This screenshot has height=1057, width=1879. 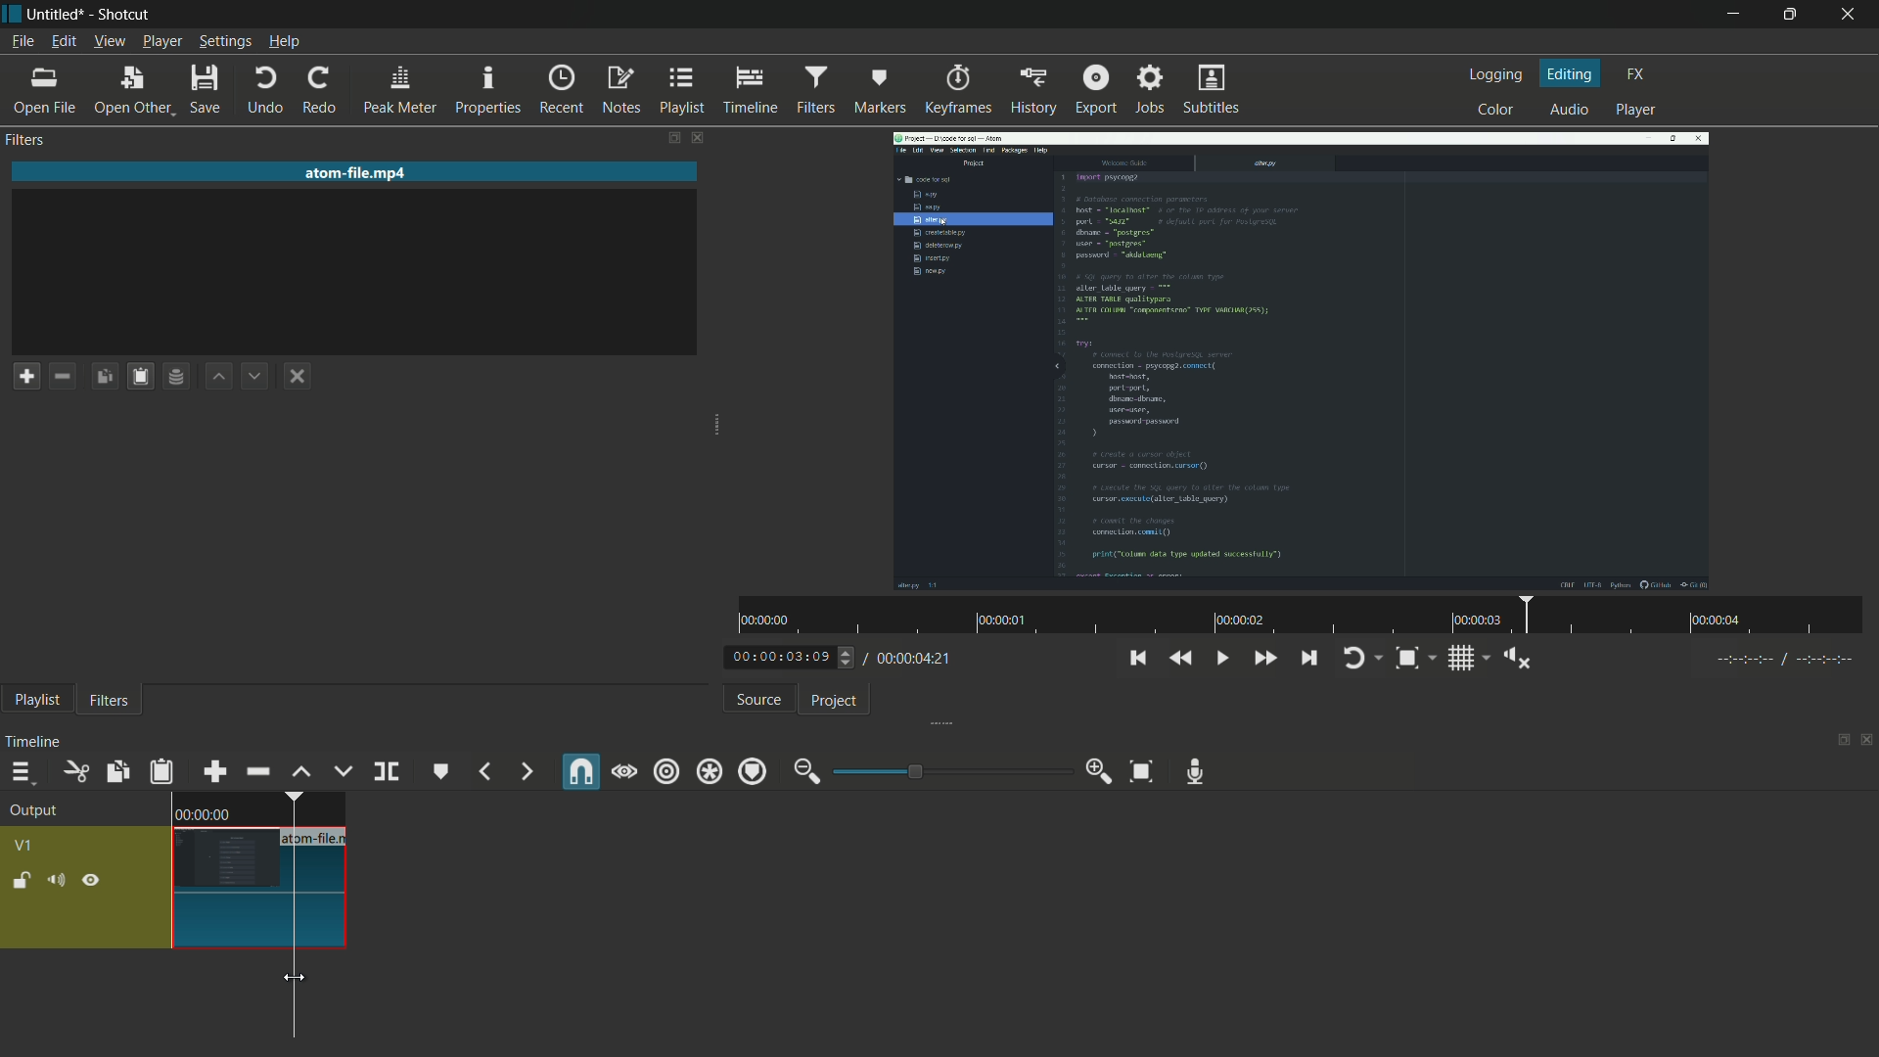 I want to click on record audio, so click(x=1194, y=771).